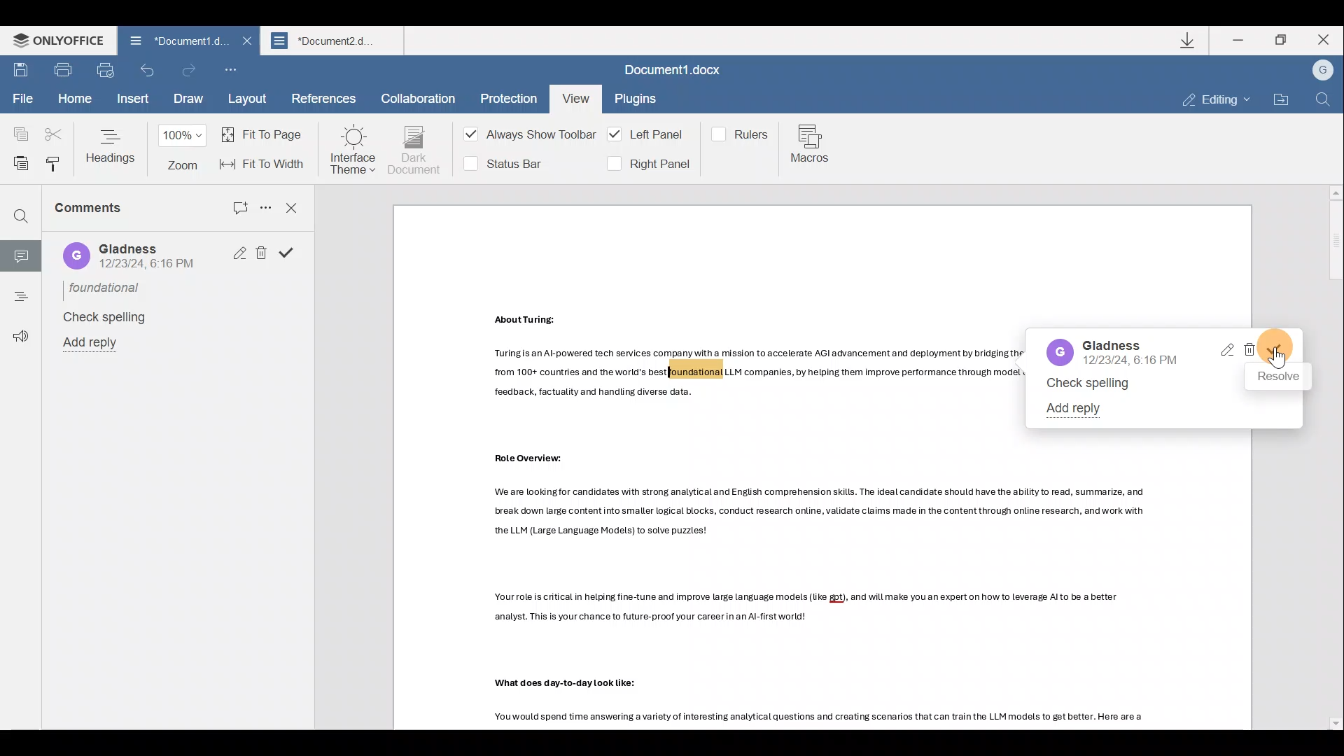 This screenshot has height=756, width=1344. I want to click on , so click(809, 607).